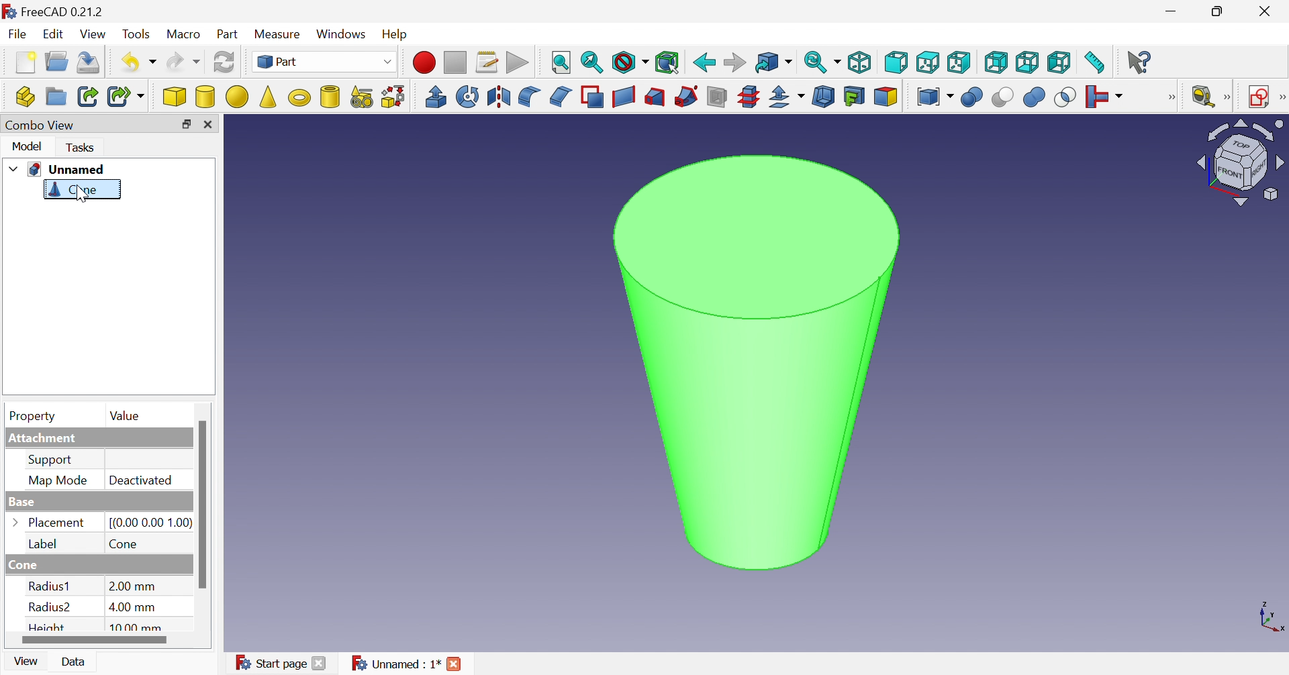  Describe the element at coordinates (54, 35) in the screenshot. I see `Edit` at that location.